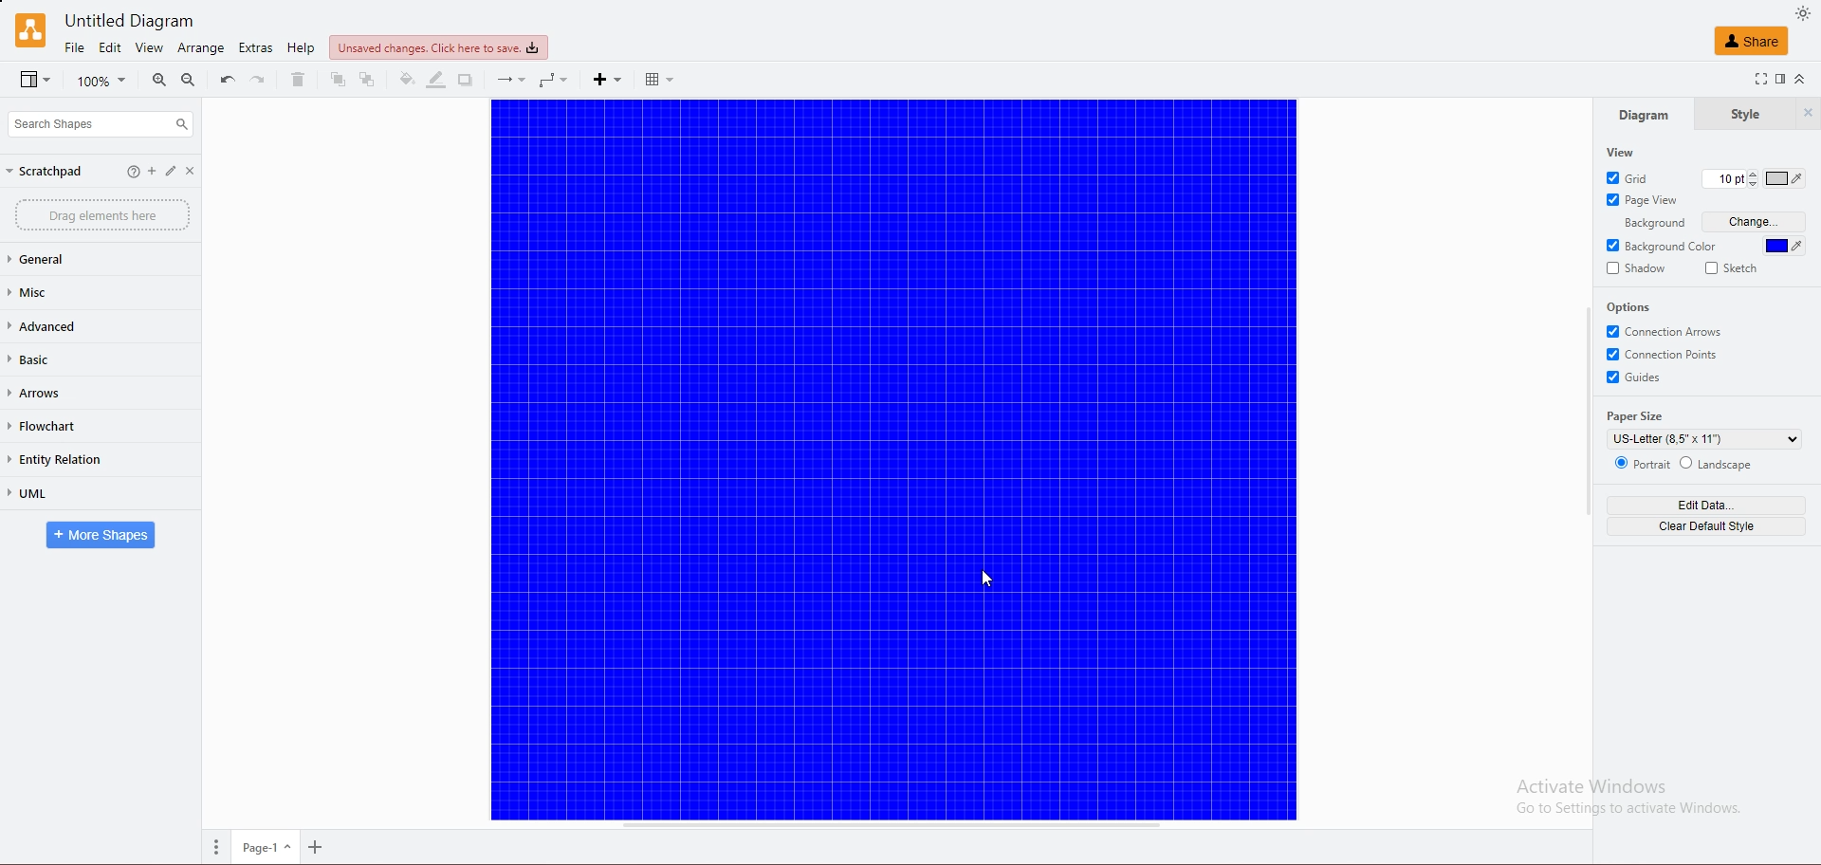 This screenshot has width=1821, height=865. What do you see at coordinates (79, 260) in the screenshot?
I see `general` at bounding box center [79, 260].